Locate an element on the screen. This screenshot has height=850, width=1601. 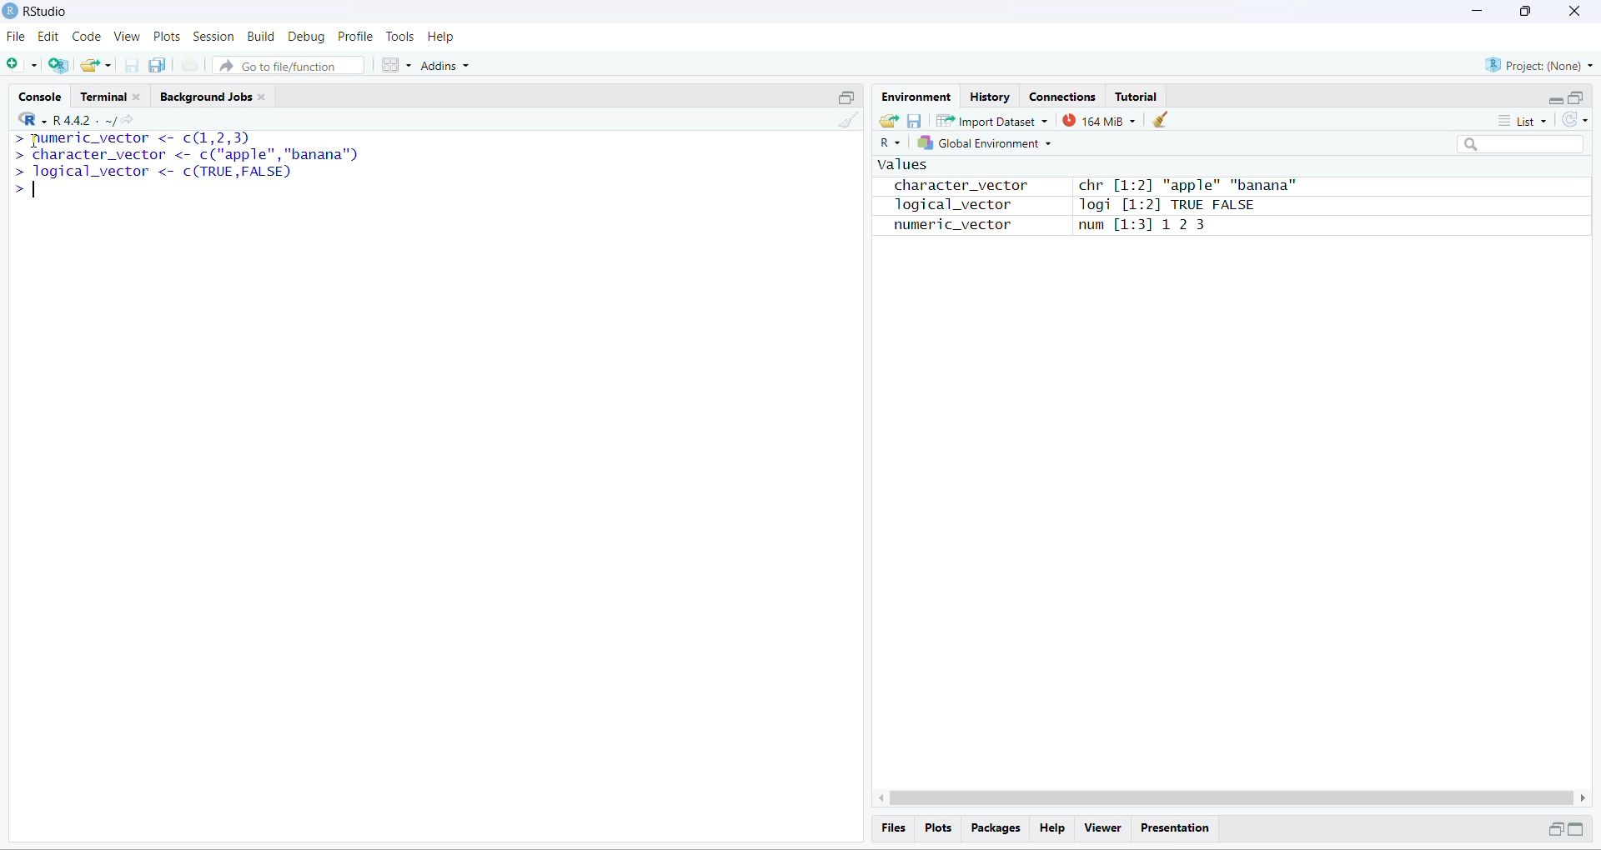
logical_vector <- c(TRUE,FALSED is located at coordinates (152, 172).